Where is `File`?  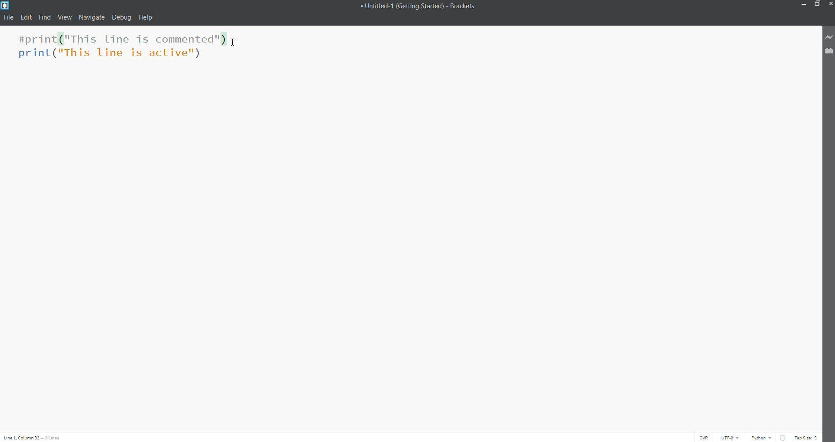
File is located at coordinates (7, 17).